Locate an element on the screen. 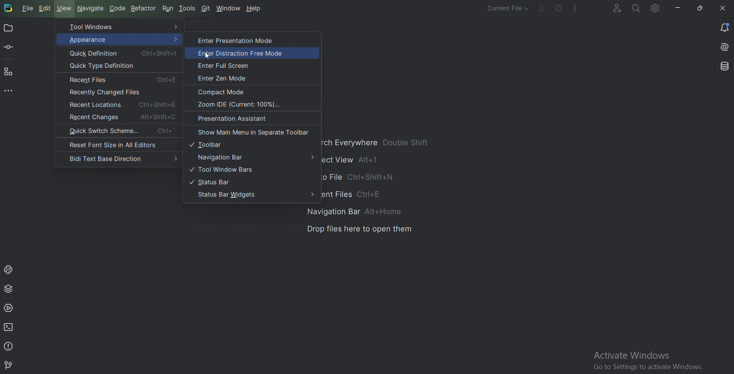  Zoom IDE is located at coordinates (242, 105).